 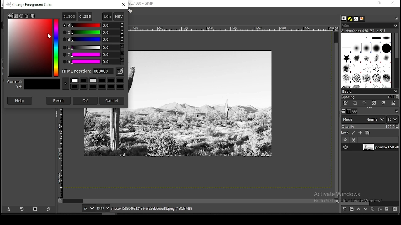 What do you see at coordinates (34, 47) in the screenshot?
I see `color map` at bounding box center [34, 47].